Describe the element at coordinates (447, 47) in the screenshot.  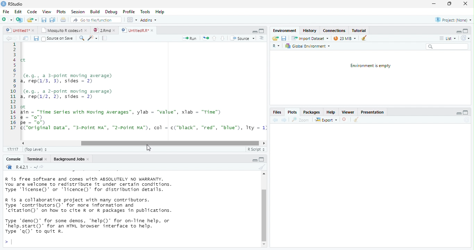
I see `search` at that location.